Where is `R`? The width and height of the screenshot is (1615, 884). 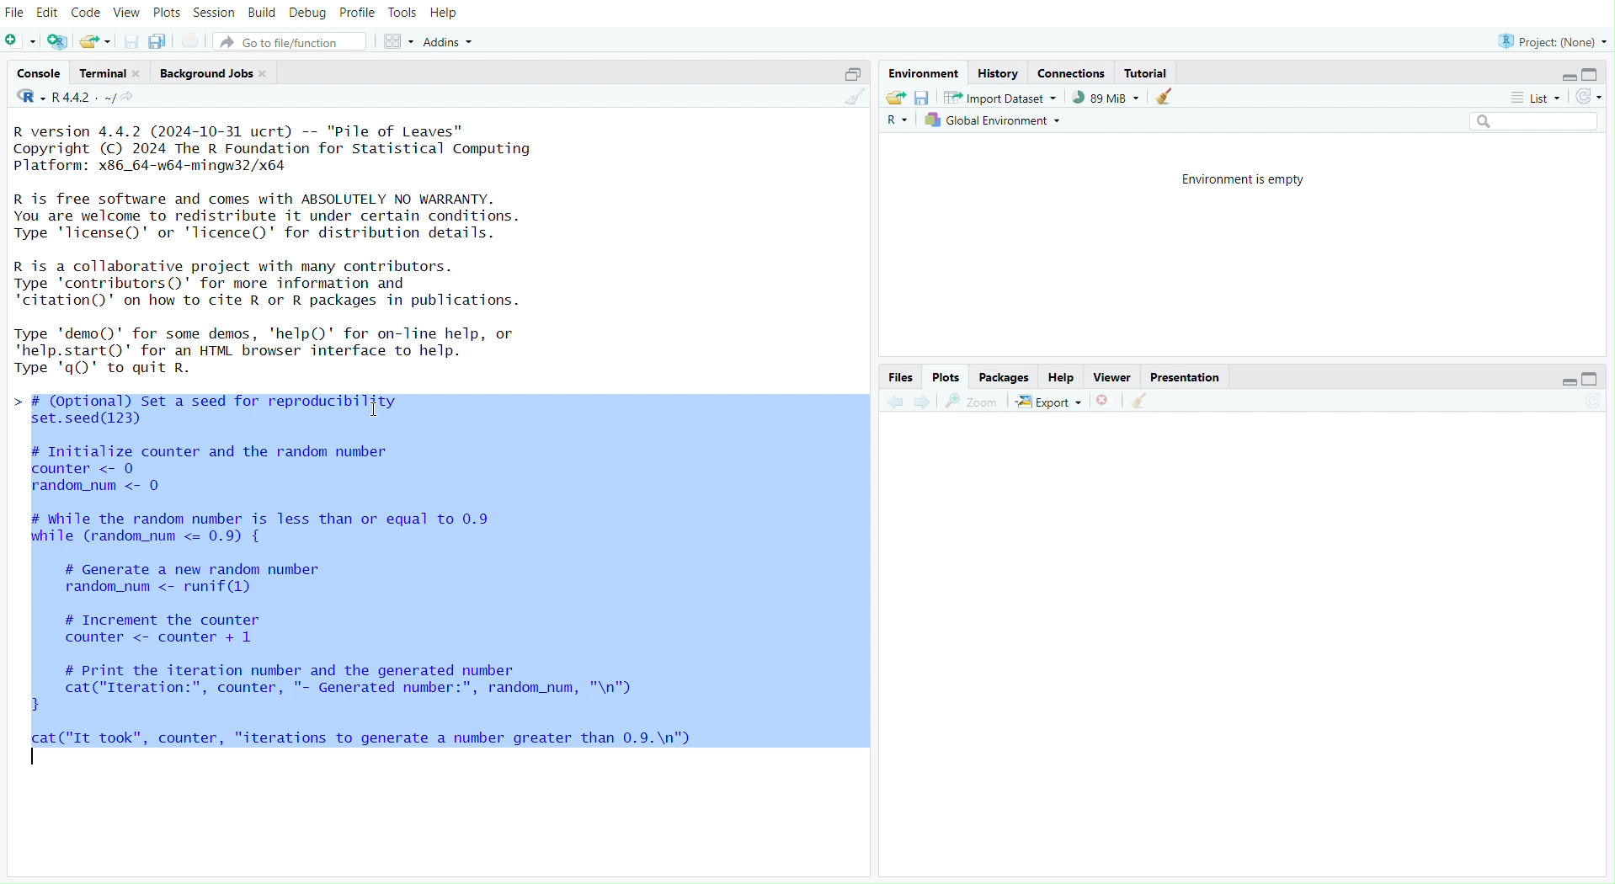 R is located at coordinates (898, 119).